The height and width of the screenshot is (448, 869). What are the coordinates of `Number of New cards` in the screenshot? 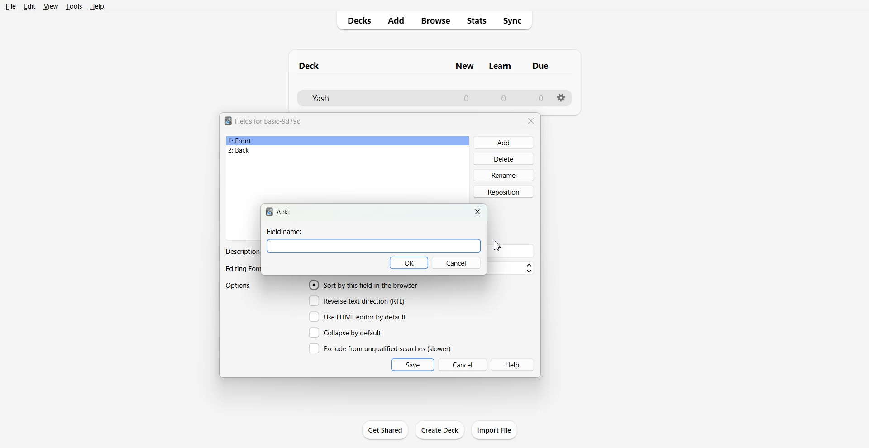 It's located at (466, 98).